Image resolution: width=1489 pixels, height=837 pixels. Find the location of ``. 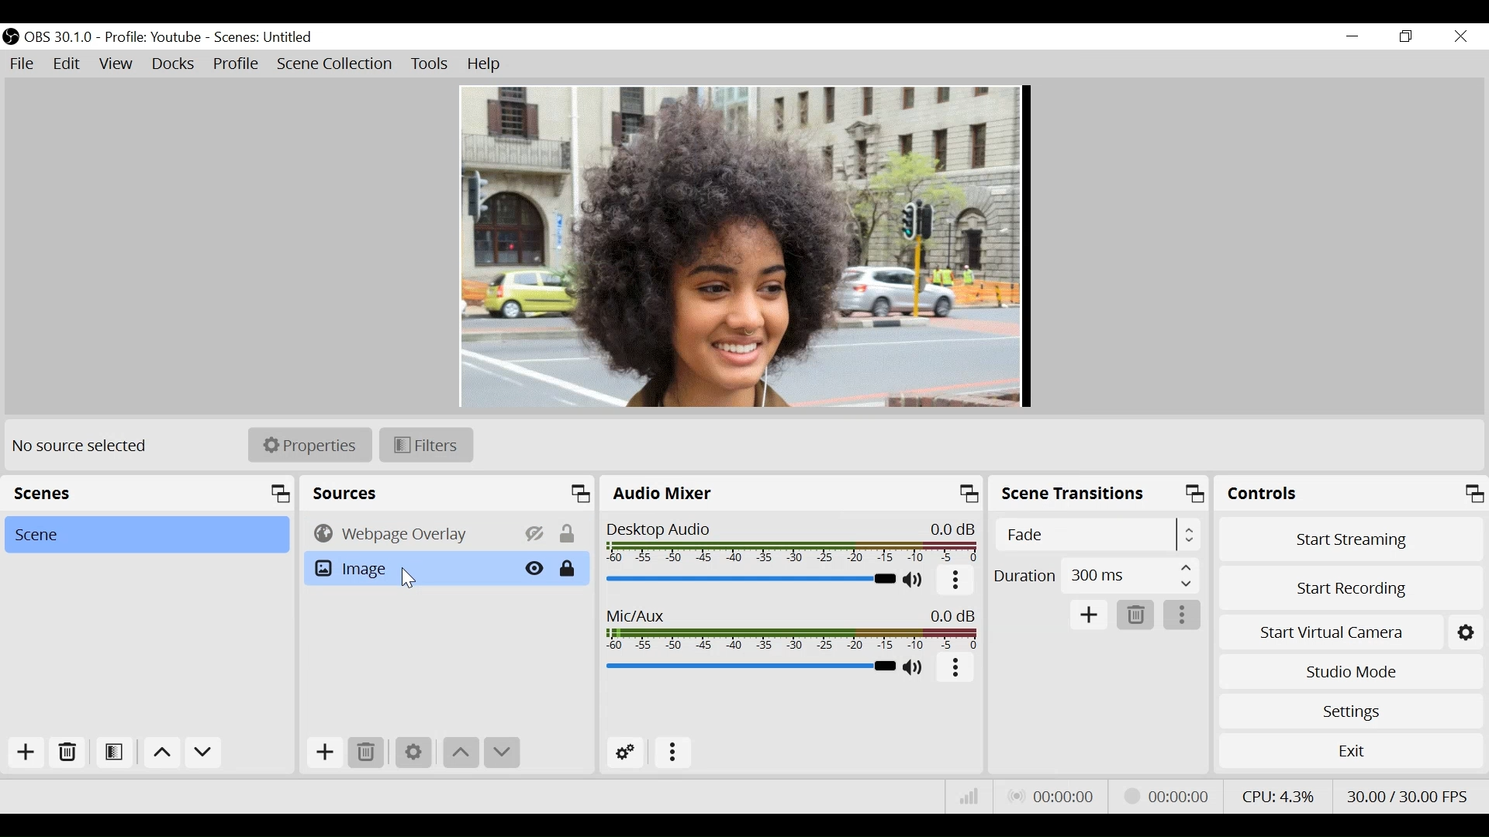

 is located at coordinates (956, 581).